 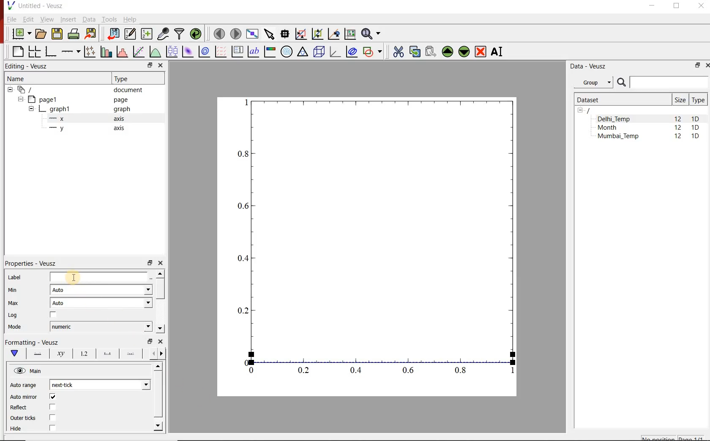 What do you see at coordinates (620, 100) in the screenshot?
I see `Dataset` at bounding box center [620, 100].